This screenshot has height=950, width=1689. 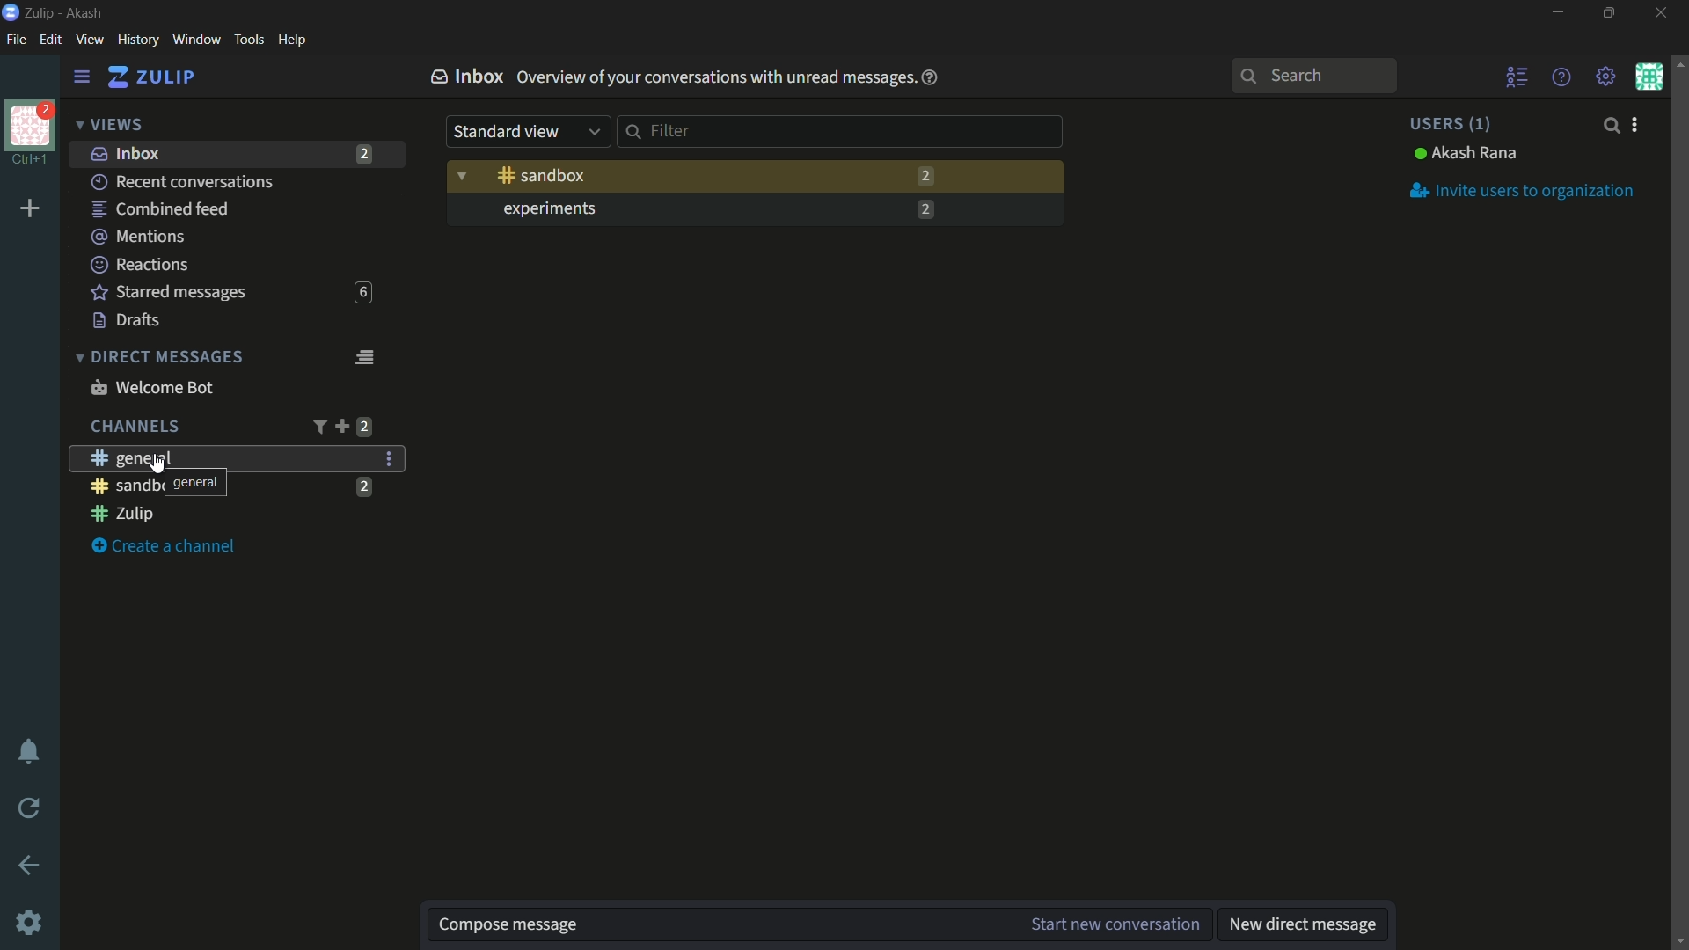 What do you see at coordinates (1113, 924) in the screenshot?
I see `start new conversation` at bounding box center [1113, 924].